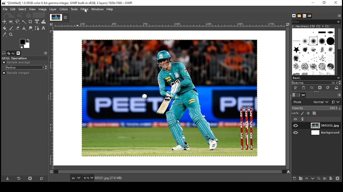 The width and height of the screenshot is (343, 192). Describe the element at coordinates (315, 26) in the screenshot. I see `hardness 050` at that location.